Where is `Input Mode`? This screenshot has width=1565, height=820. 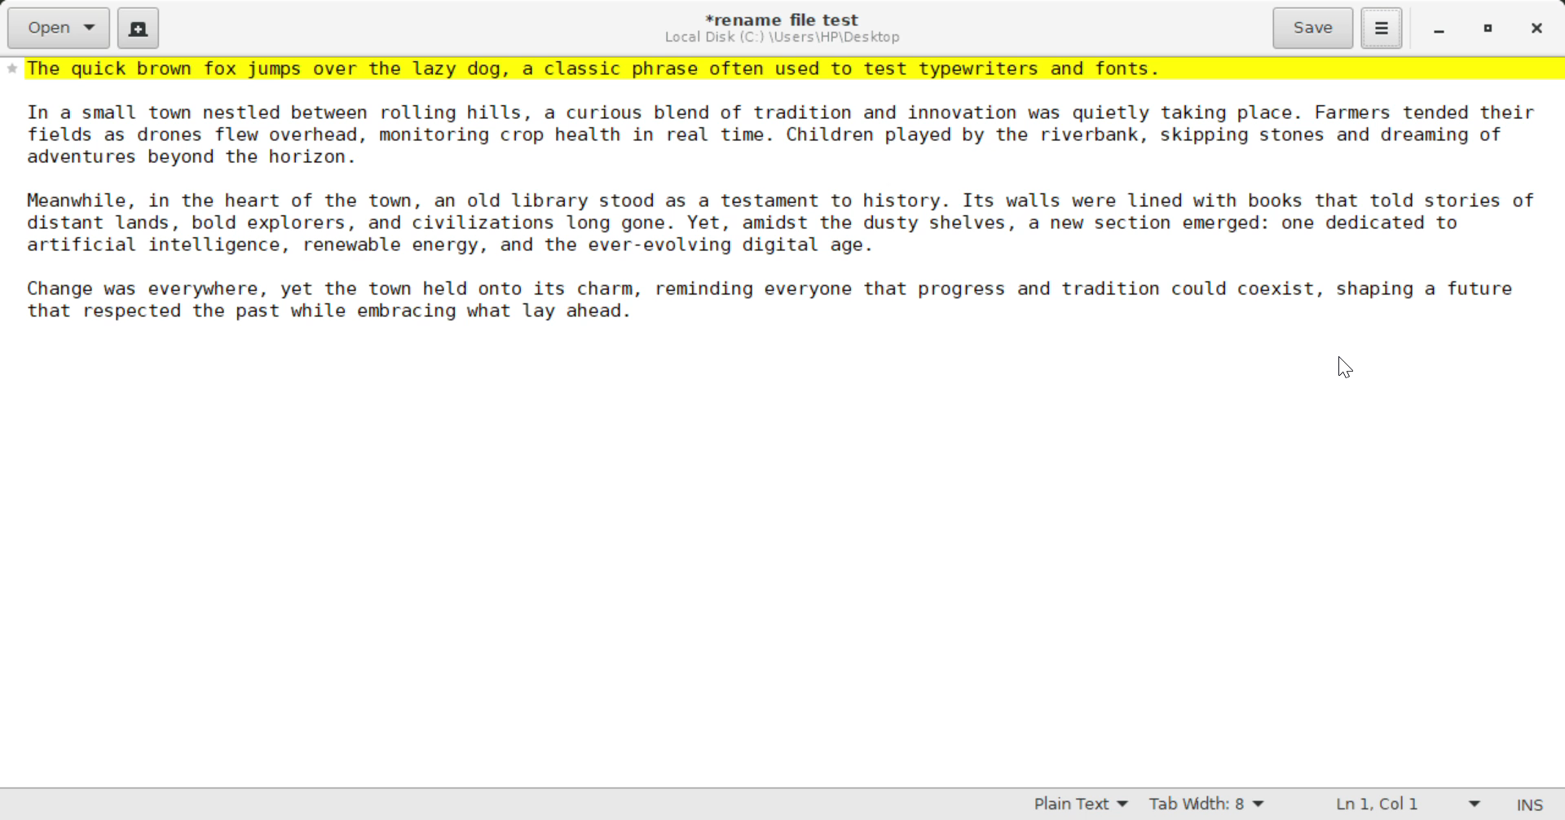 Input Mode is located at coordinates (1535, 804).